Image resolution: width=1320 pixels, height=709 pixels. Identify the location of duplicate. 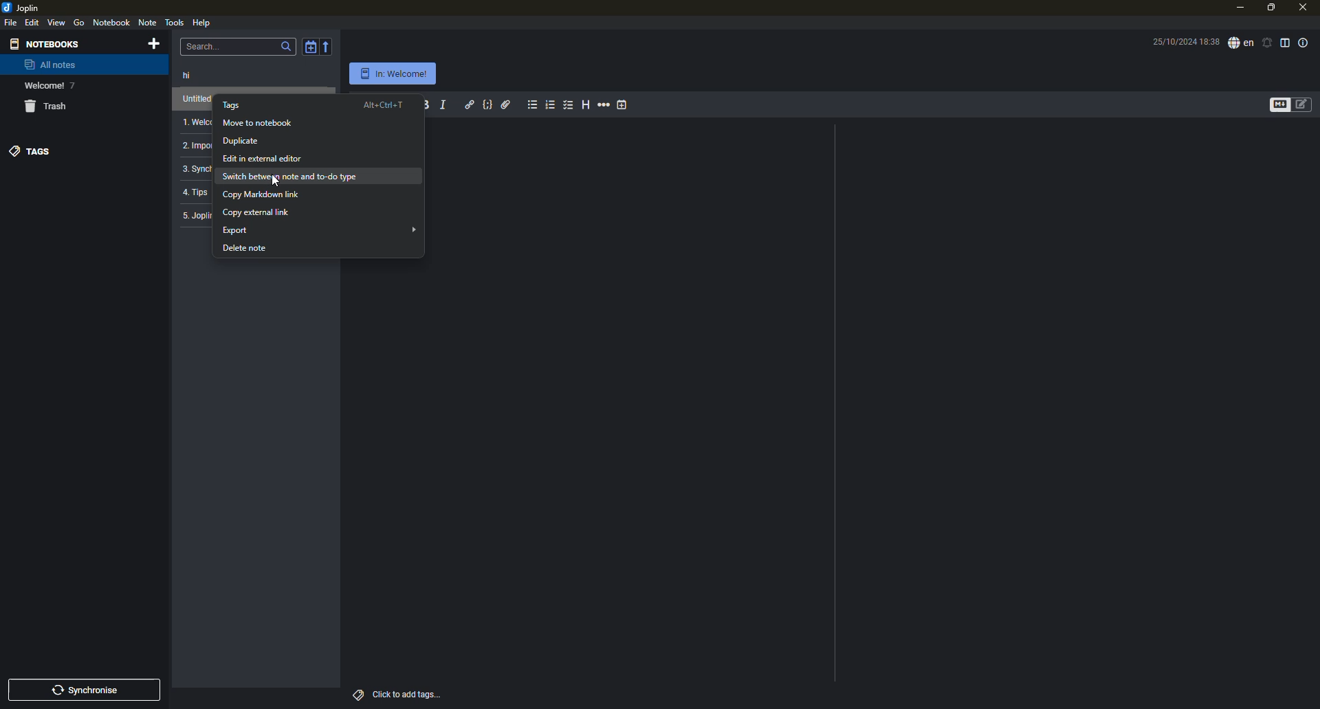
(248, 141).